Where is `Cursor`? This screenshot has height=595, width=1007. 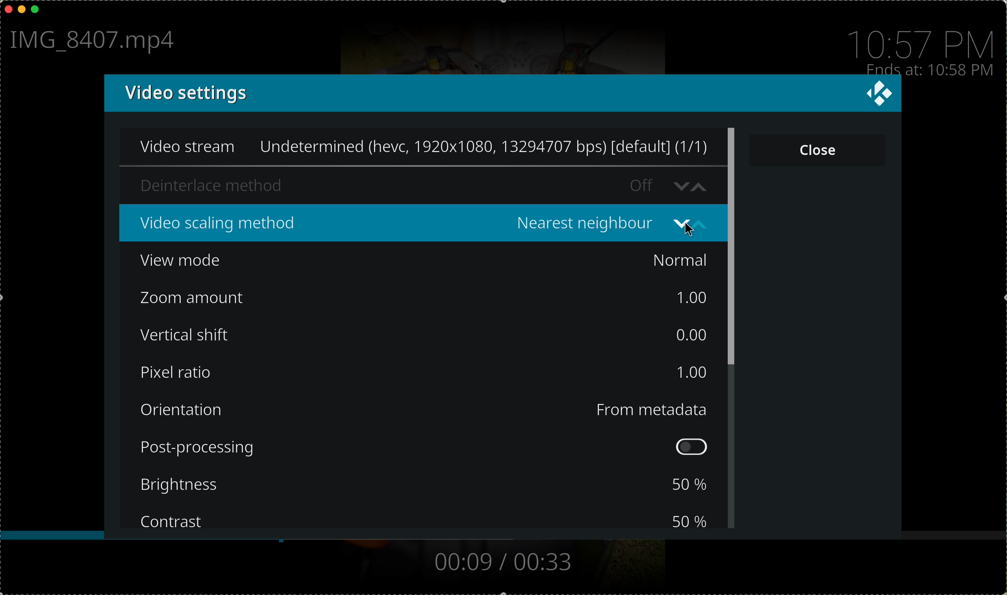 Cursor is located at coordinates (691, 231).